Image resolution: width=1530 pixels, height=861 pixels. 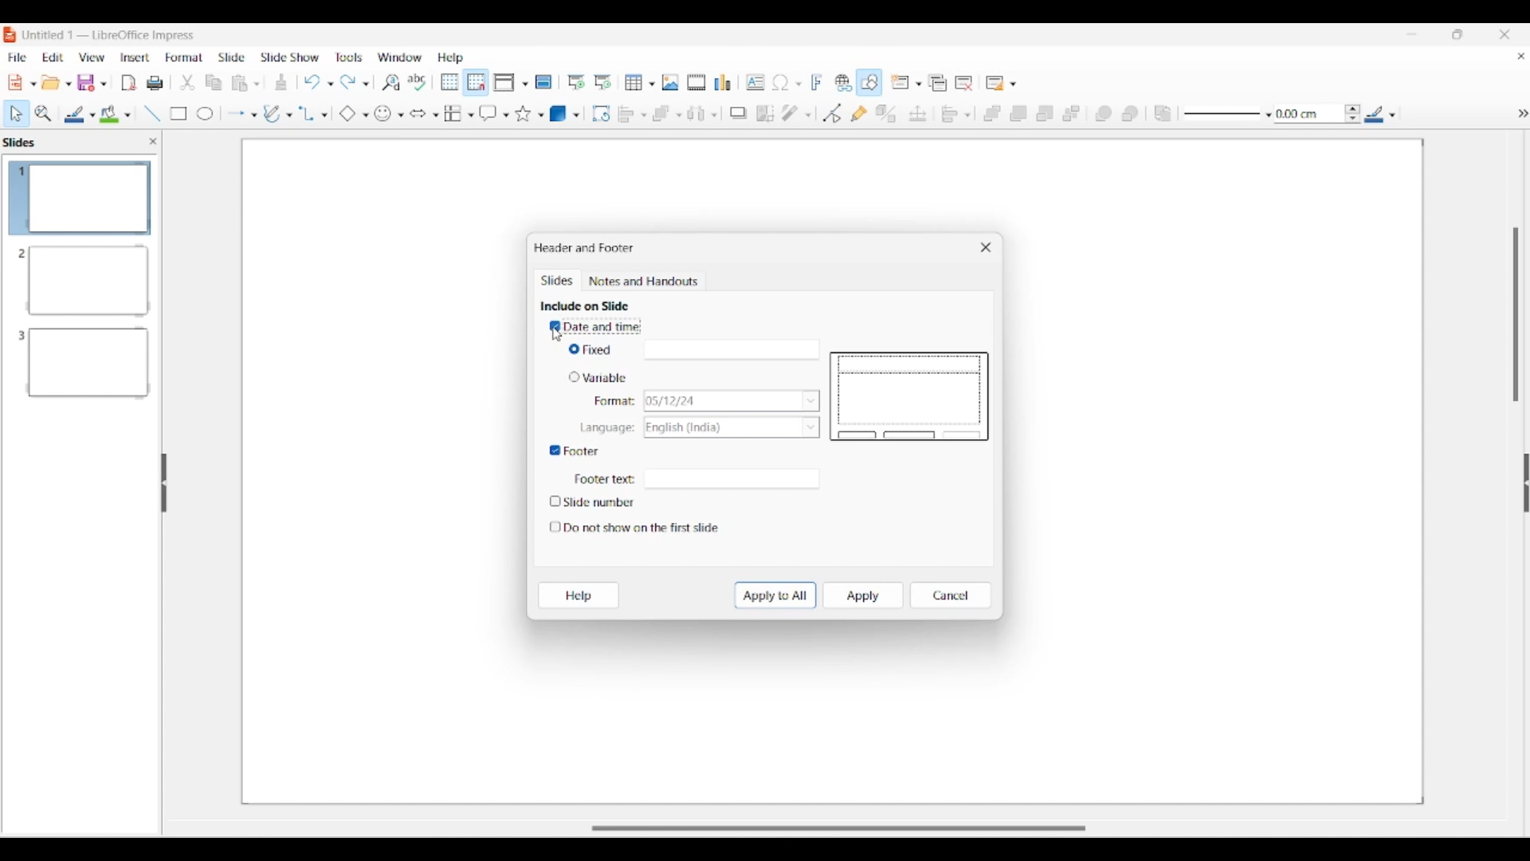 I want to click on Select option highlighted, so click(x=16, y=114).